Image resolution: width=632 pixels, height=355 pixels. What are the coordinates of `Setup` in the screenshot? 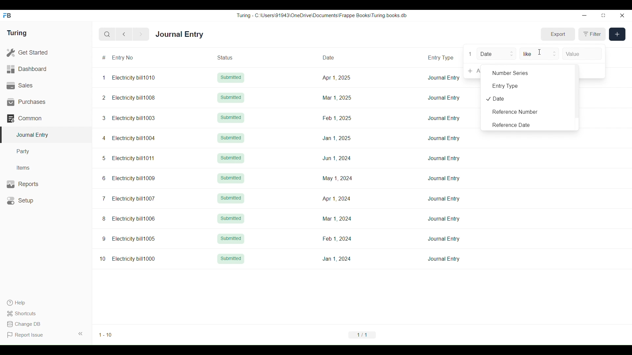 It's located at (46, 201).